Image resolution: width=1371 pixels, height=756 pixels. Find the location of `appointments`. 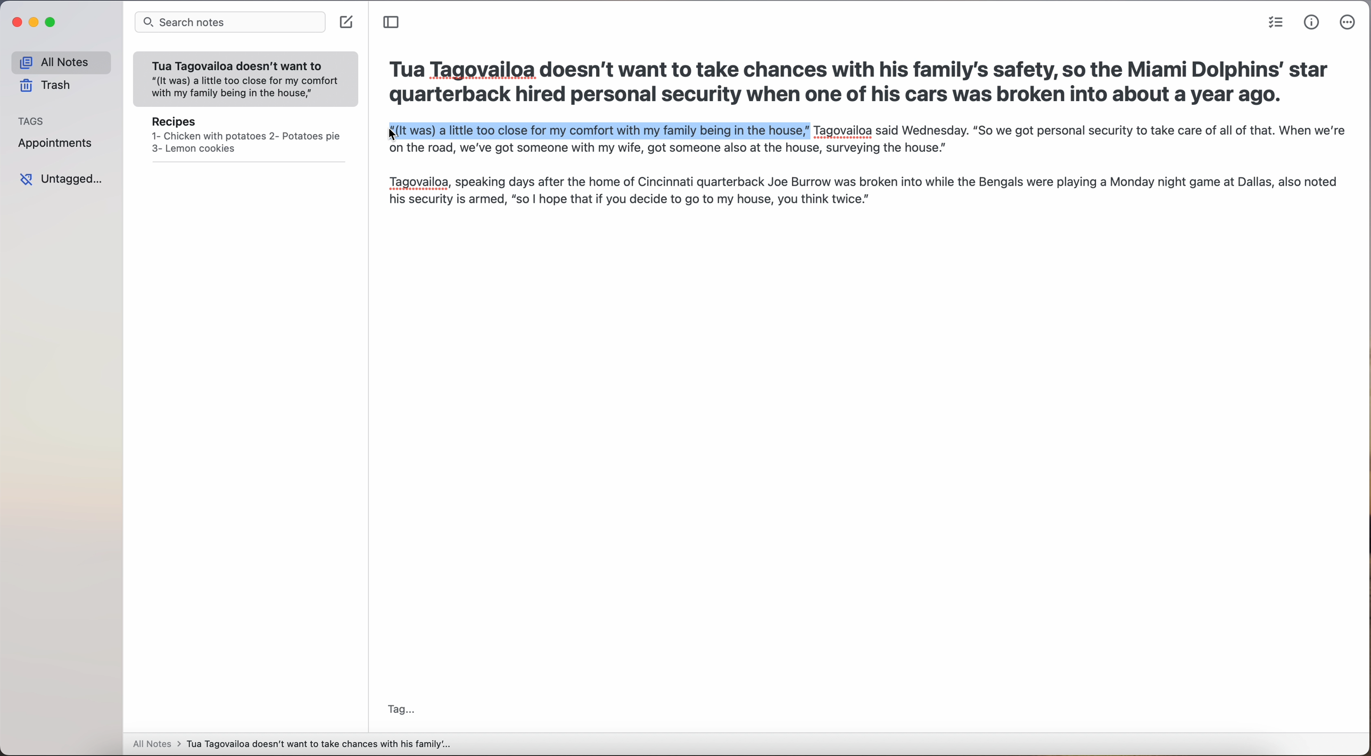

appointments is located at coordinates (59, 144).